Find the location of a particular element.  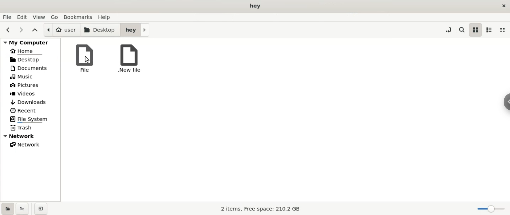

search is located at coordinates (461, 29).